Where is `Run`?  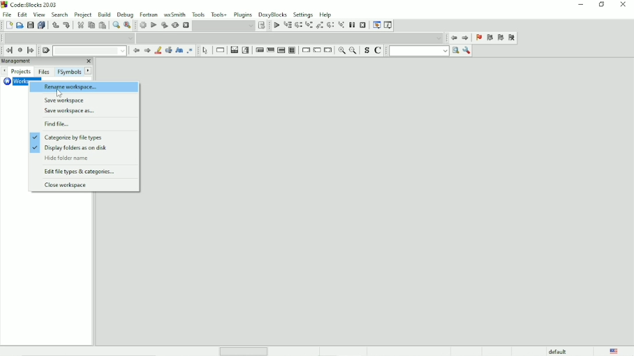 Run is located at coordinates (153, 25).